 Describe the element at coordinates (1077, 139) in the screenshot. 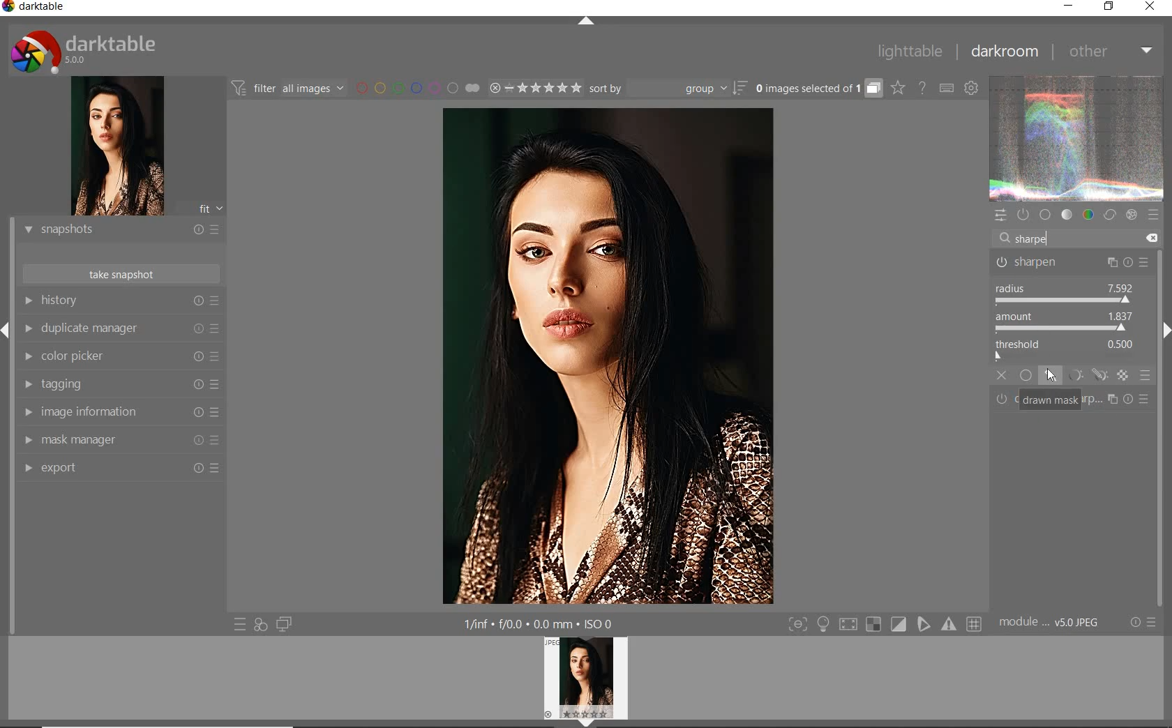

I see `waveform` at that location.